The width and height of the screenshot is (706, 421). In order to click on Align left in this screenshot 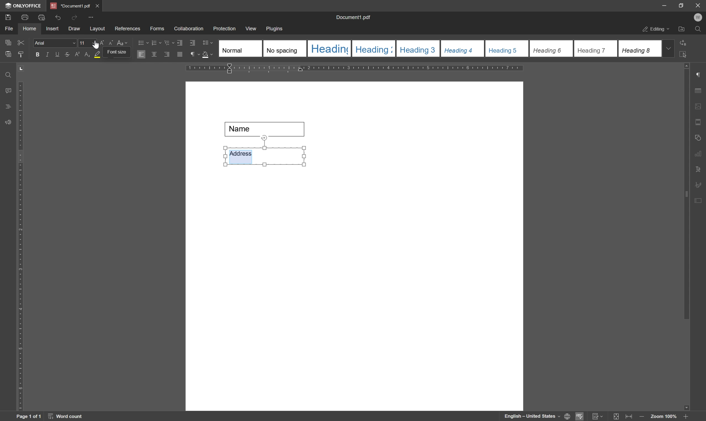, I will do `click(141, 55)`.